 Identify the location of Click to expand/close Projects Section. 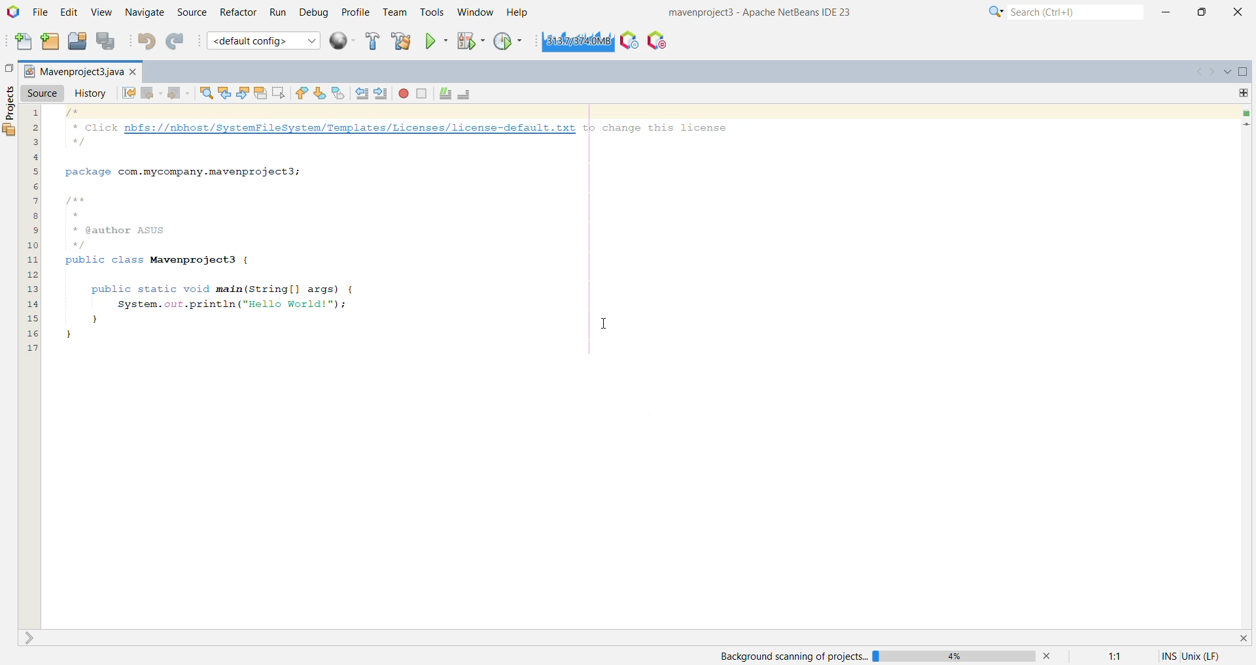
(10, 108).